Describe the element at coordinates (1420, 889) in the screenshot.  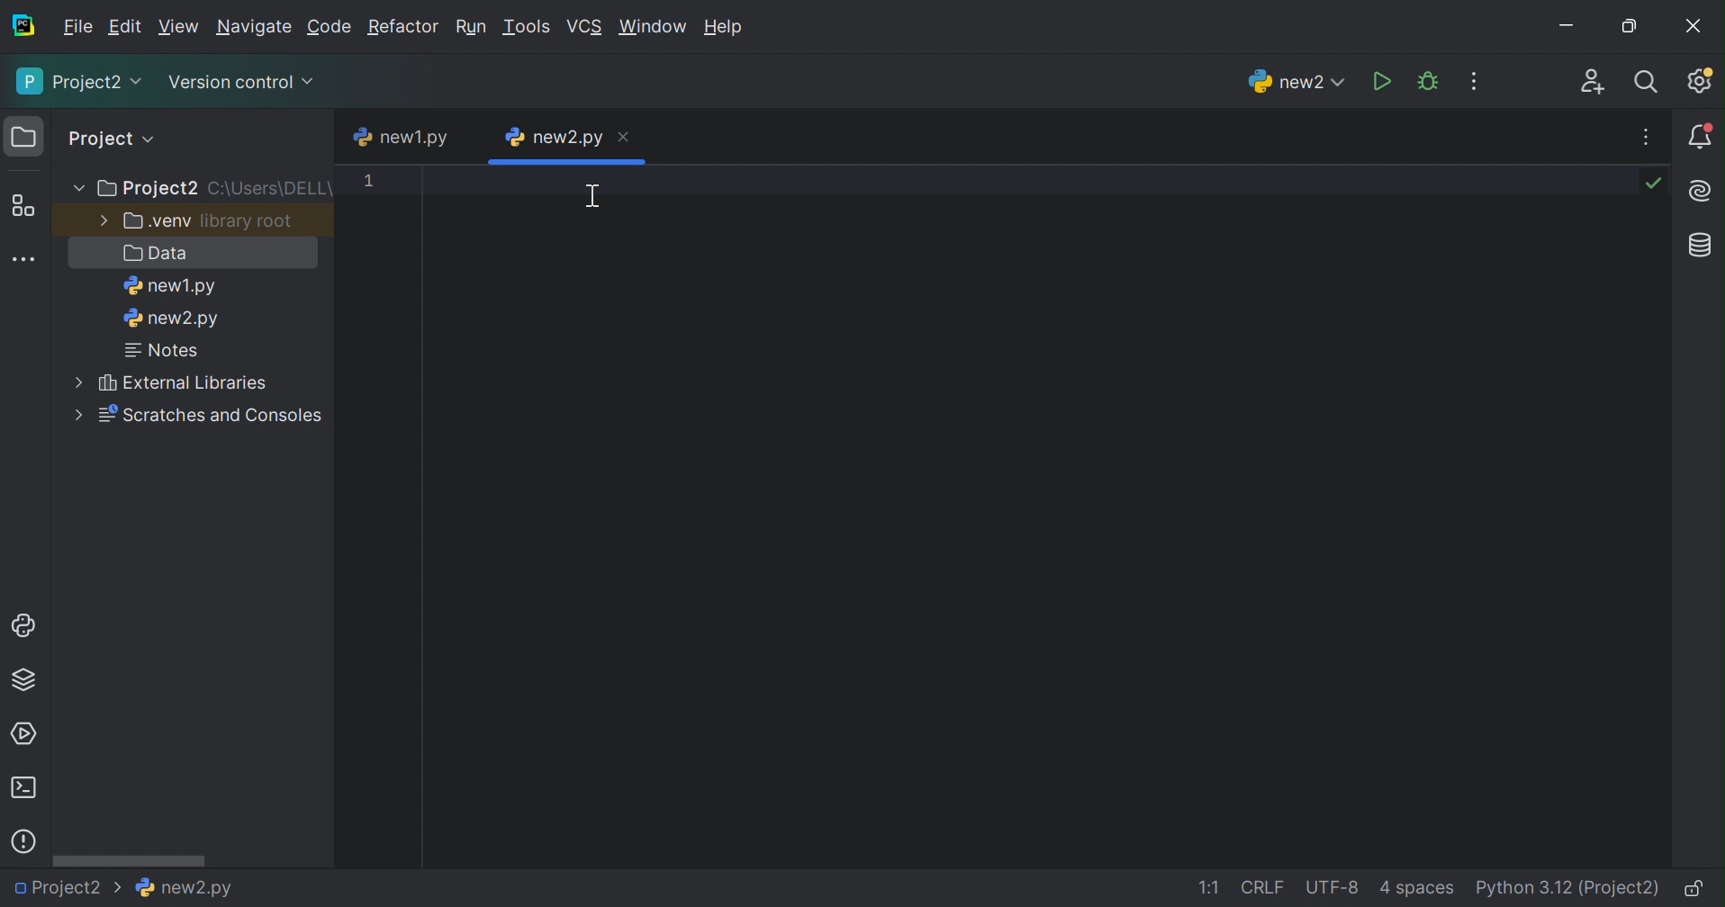
I see `4 spaces` at that location.